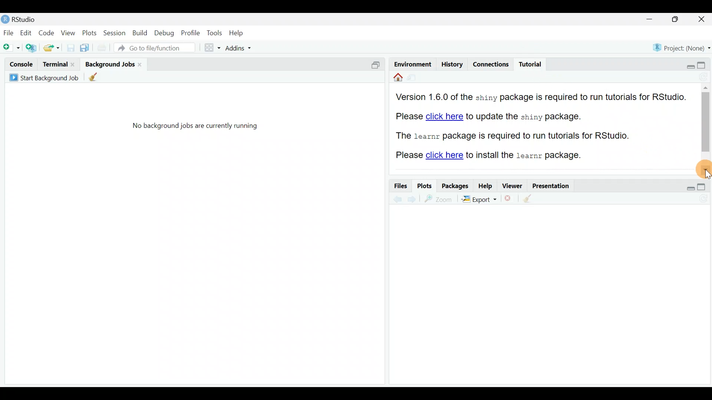 The width and height of the screenshot is (712, 400). Describe the element at coordinates (685, 65) in the screenshot. I see `Restore down` at that location.